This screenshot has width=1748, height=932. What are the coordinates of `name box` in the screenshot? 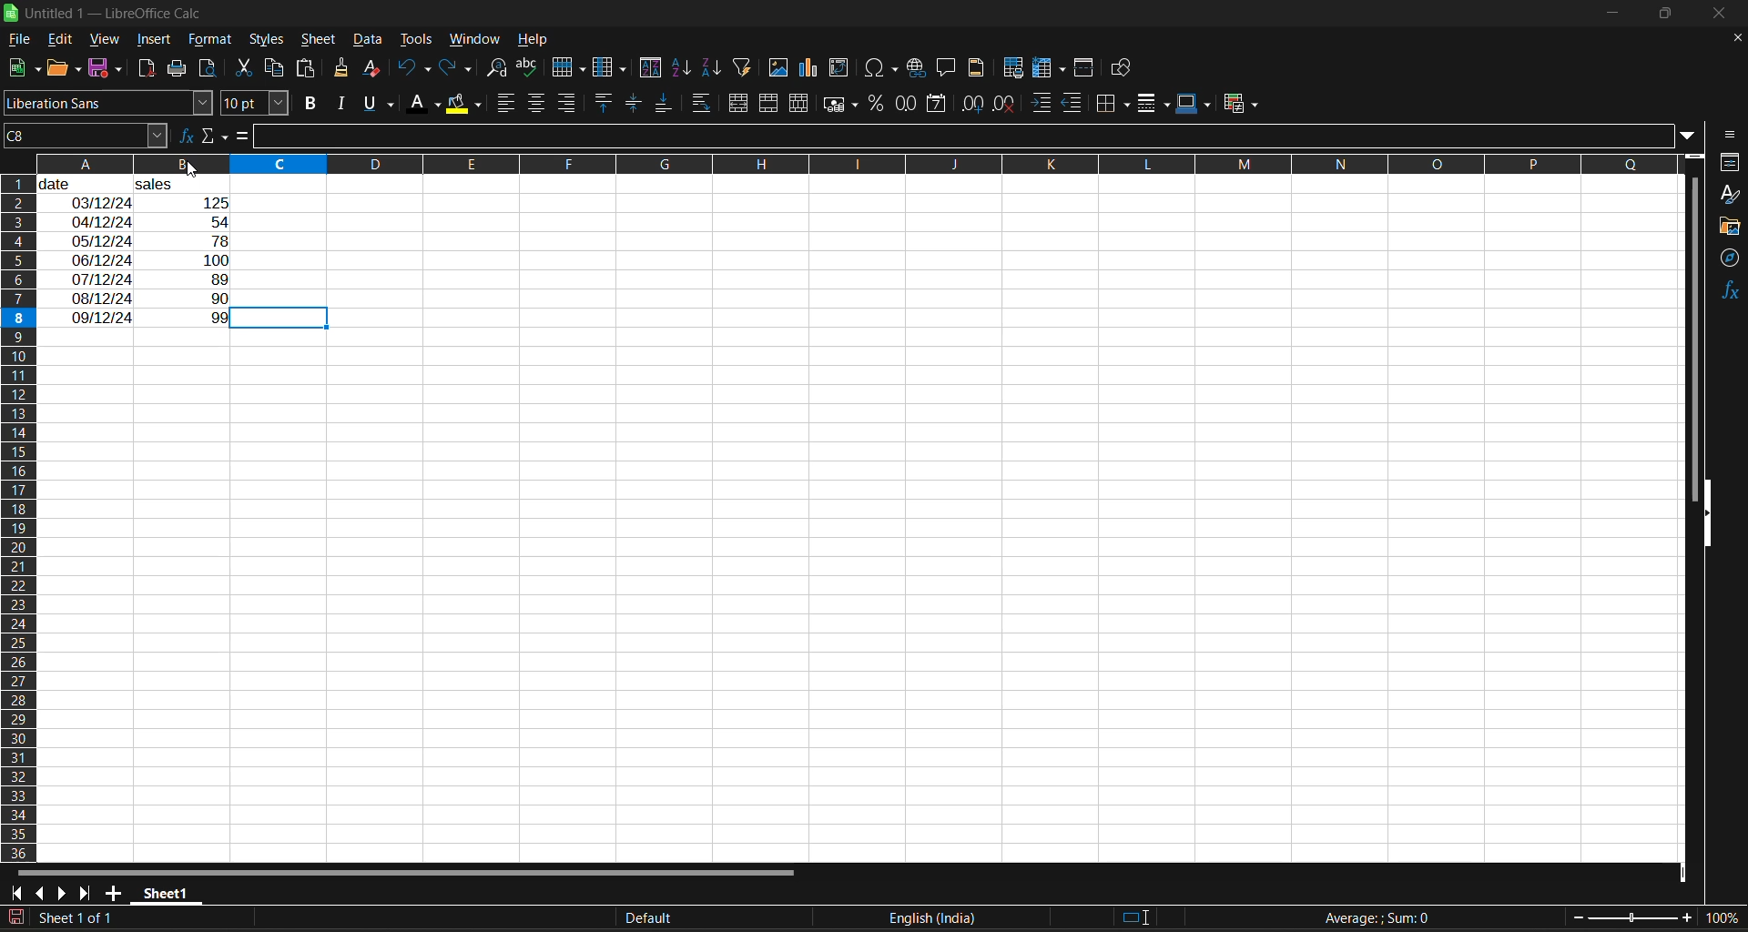 It's located at (82, 135).